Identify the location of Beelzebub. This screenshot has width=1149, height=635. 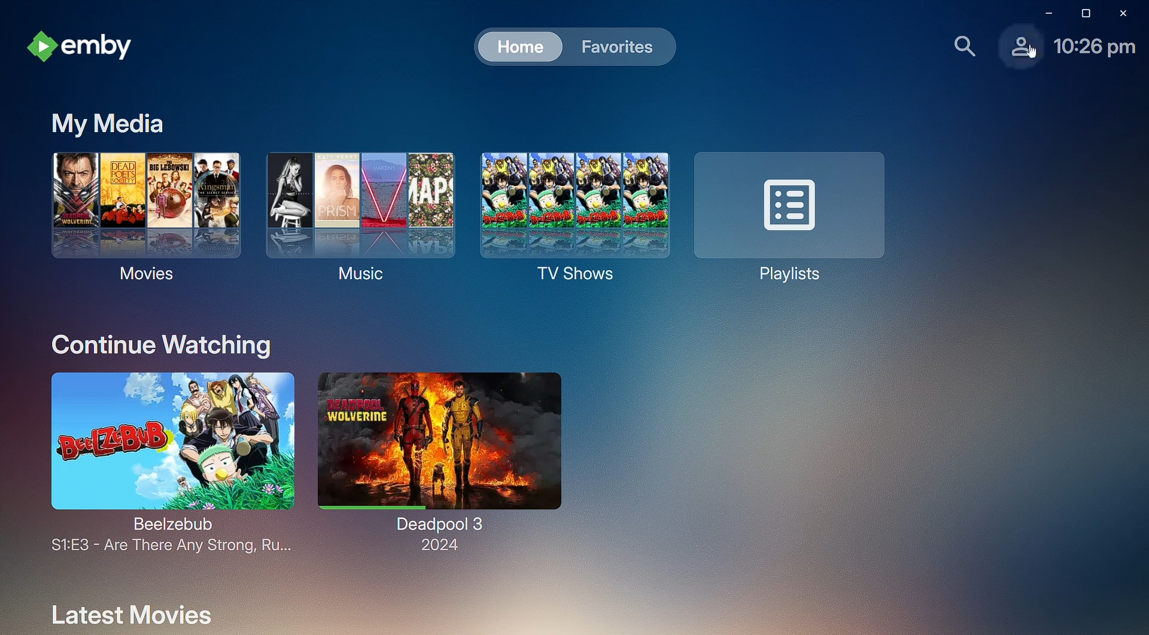
(165, 464).